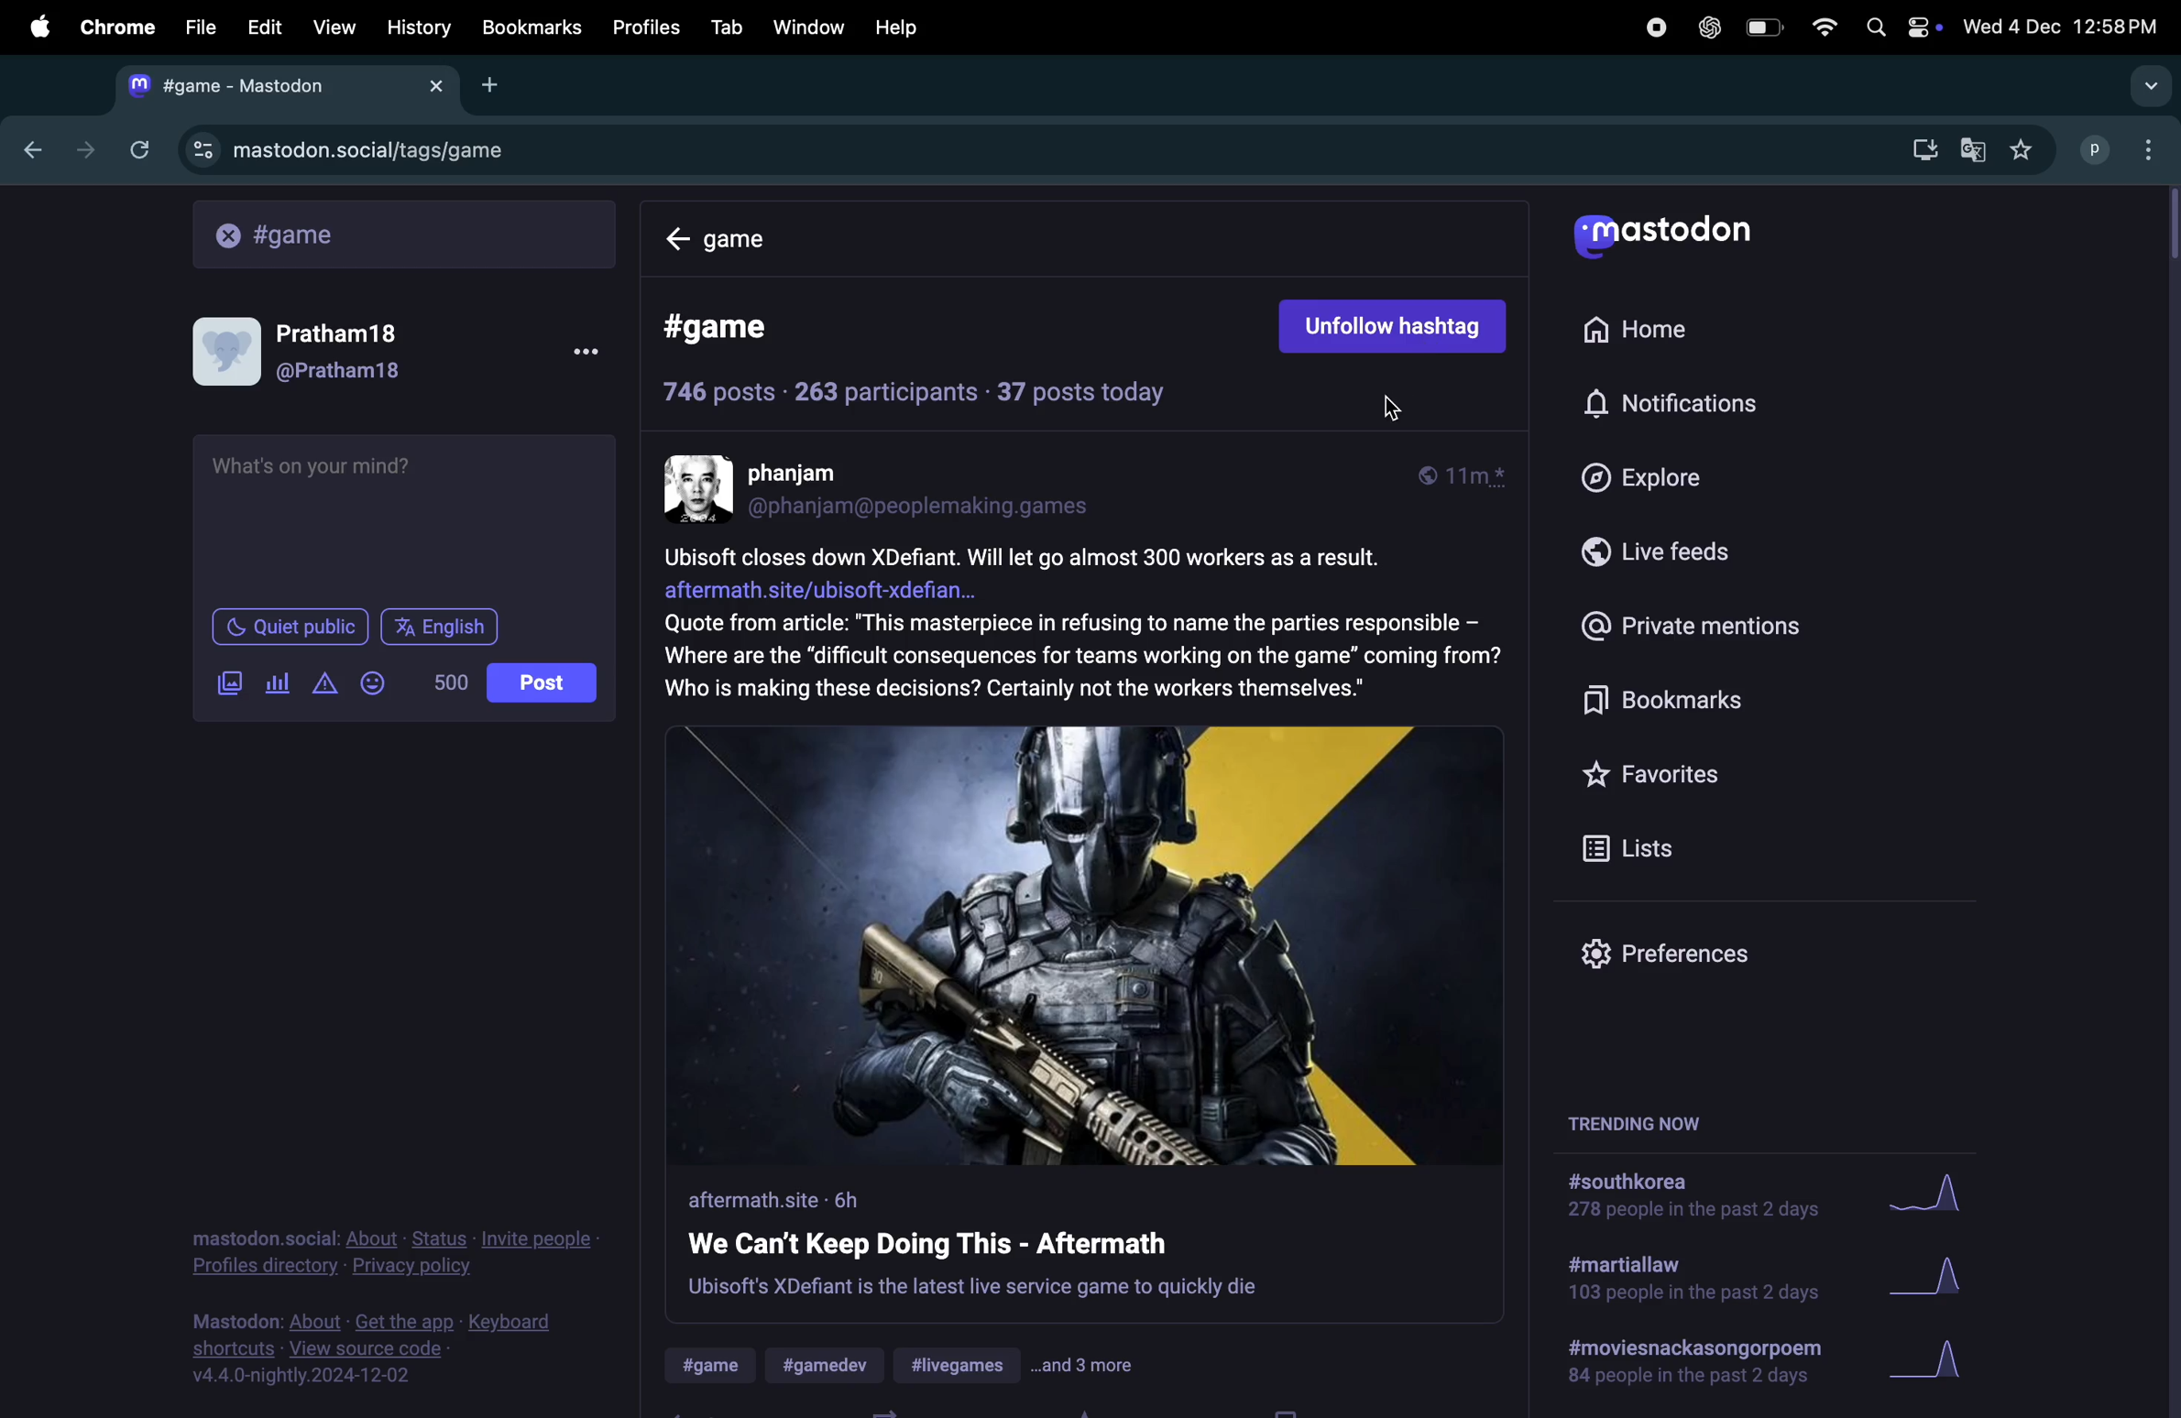 This screenshot has height=1418, width=2181. What do you see at coordinates (1655, 27) in the screenshot?
I see `record` at bounding box center [1655, 27].